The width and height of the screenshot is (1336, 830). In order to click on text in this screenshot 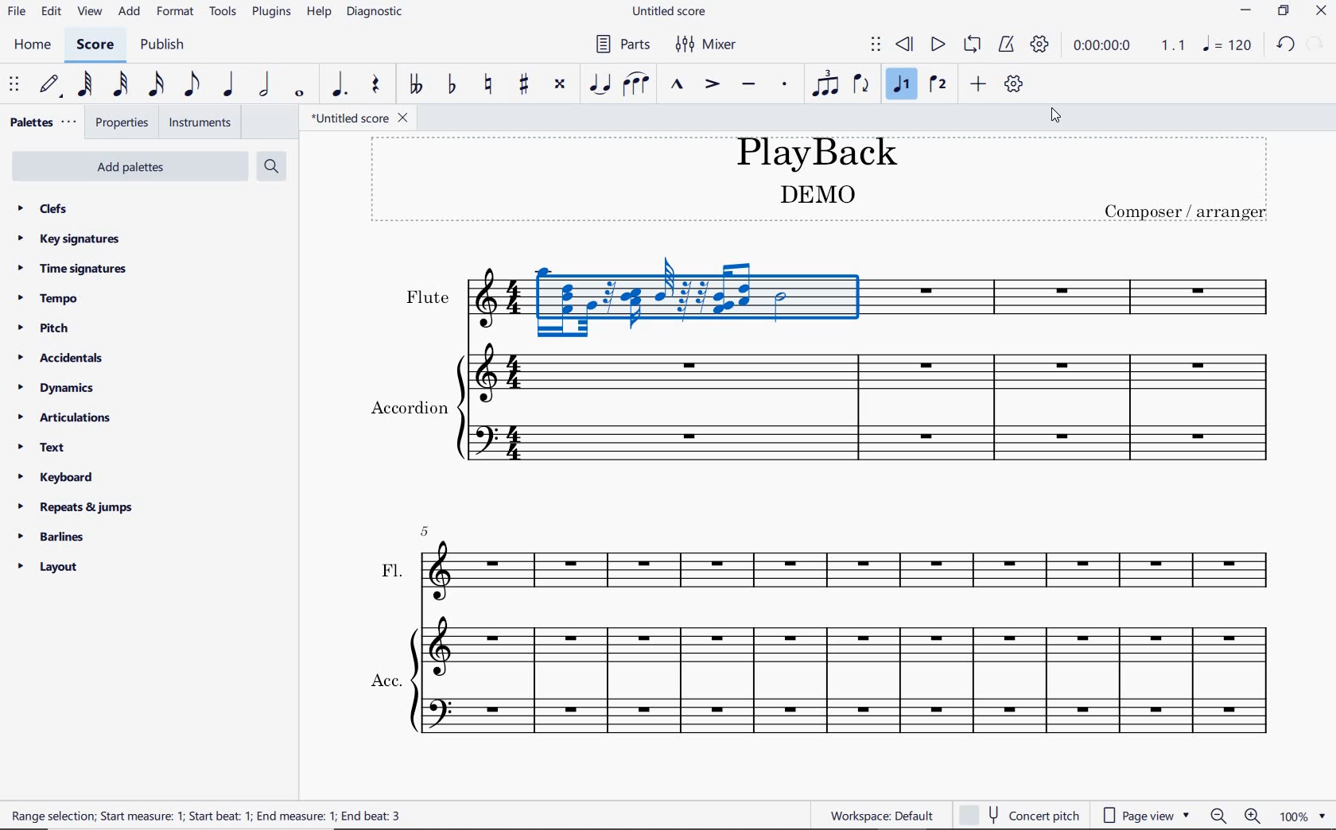, I will do `click(45, 447)`.